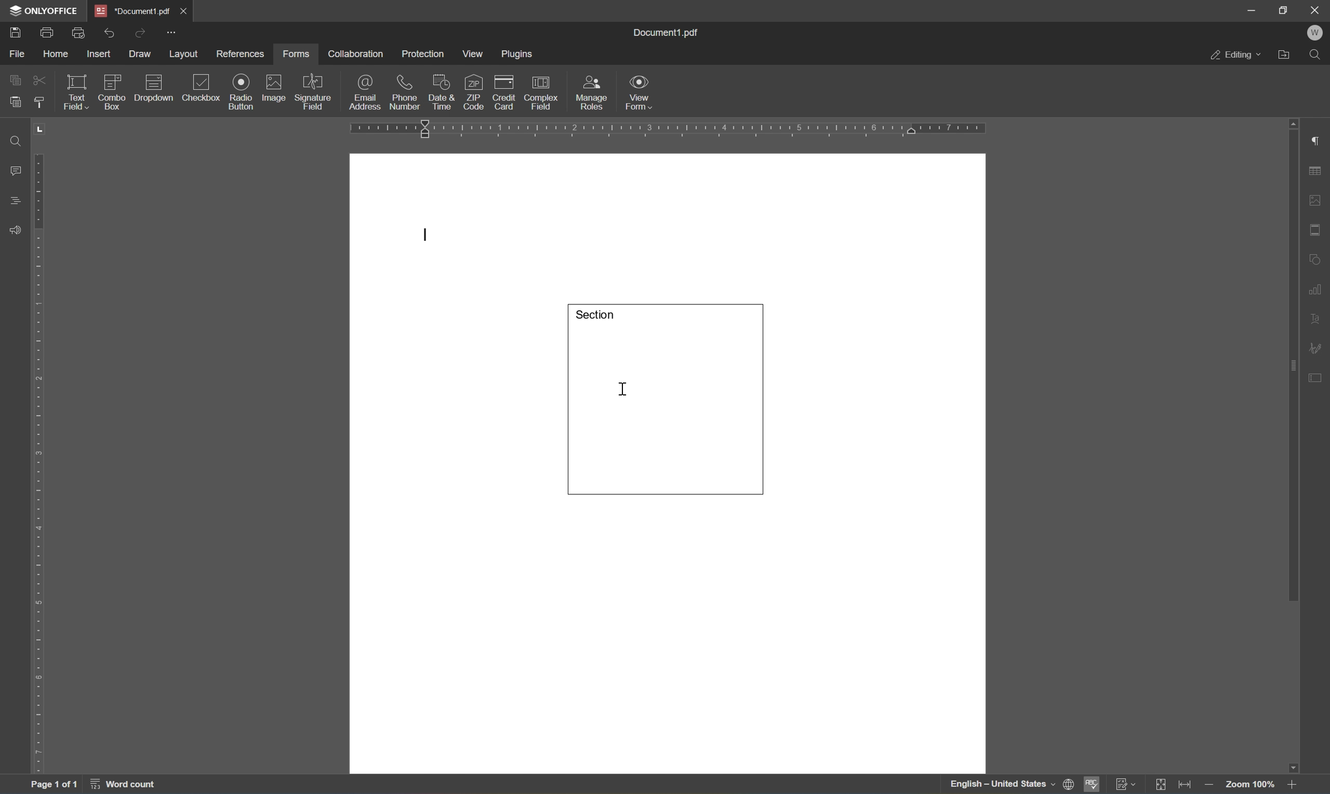 This screenshot has height=794, width=1330. What do you see at coordinates (1317, 319) in the screenshot?
I see `text art settings` at bounding box center [1317, 319].